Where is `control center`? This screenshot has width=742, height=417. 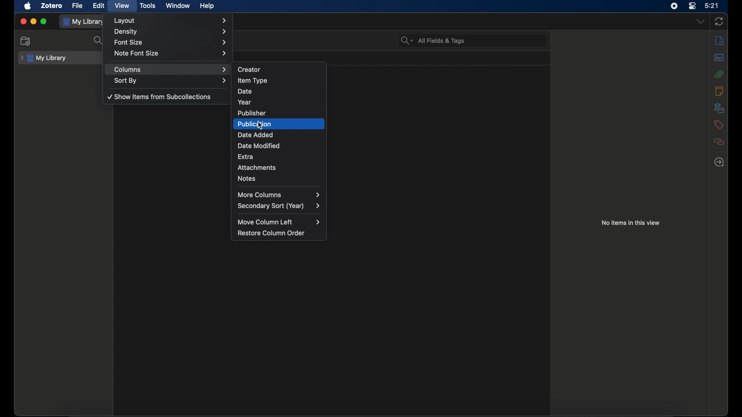
control center is located at coordinates (693, 6).